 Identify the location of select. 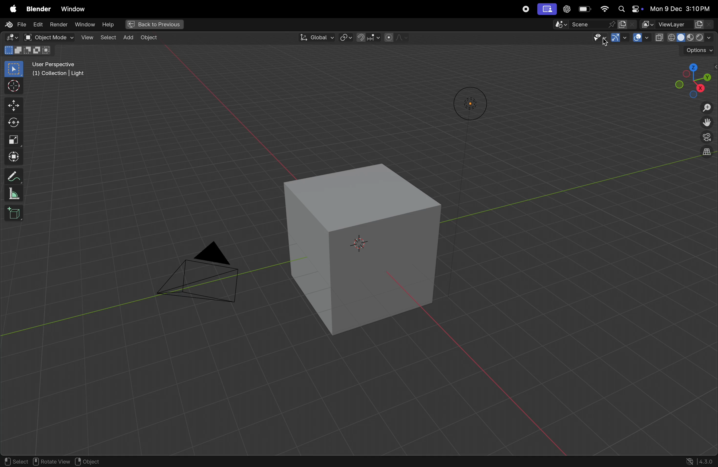
(14, 69).